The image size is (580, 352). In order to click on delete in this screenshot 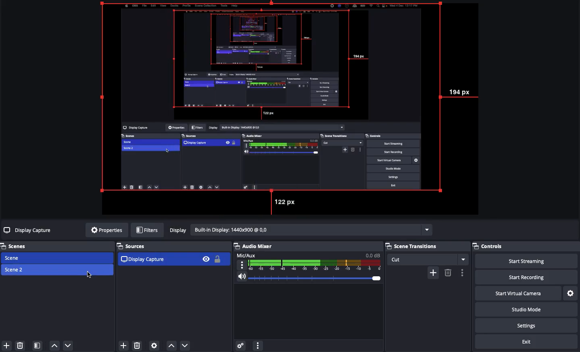, I will do `click(138, 346)`.